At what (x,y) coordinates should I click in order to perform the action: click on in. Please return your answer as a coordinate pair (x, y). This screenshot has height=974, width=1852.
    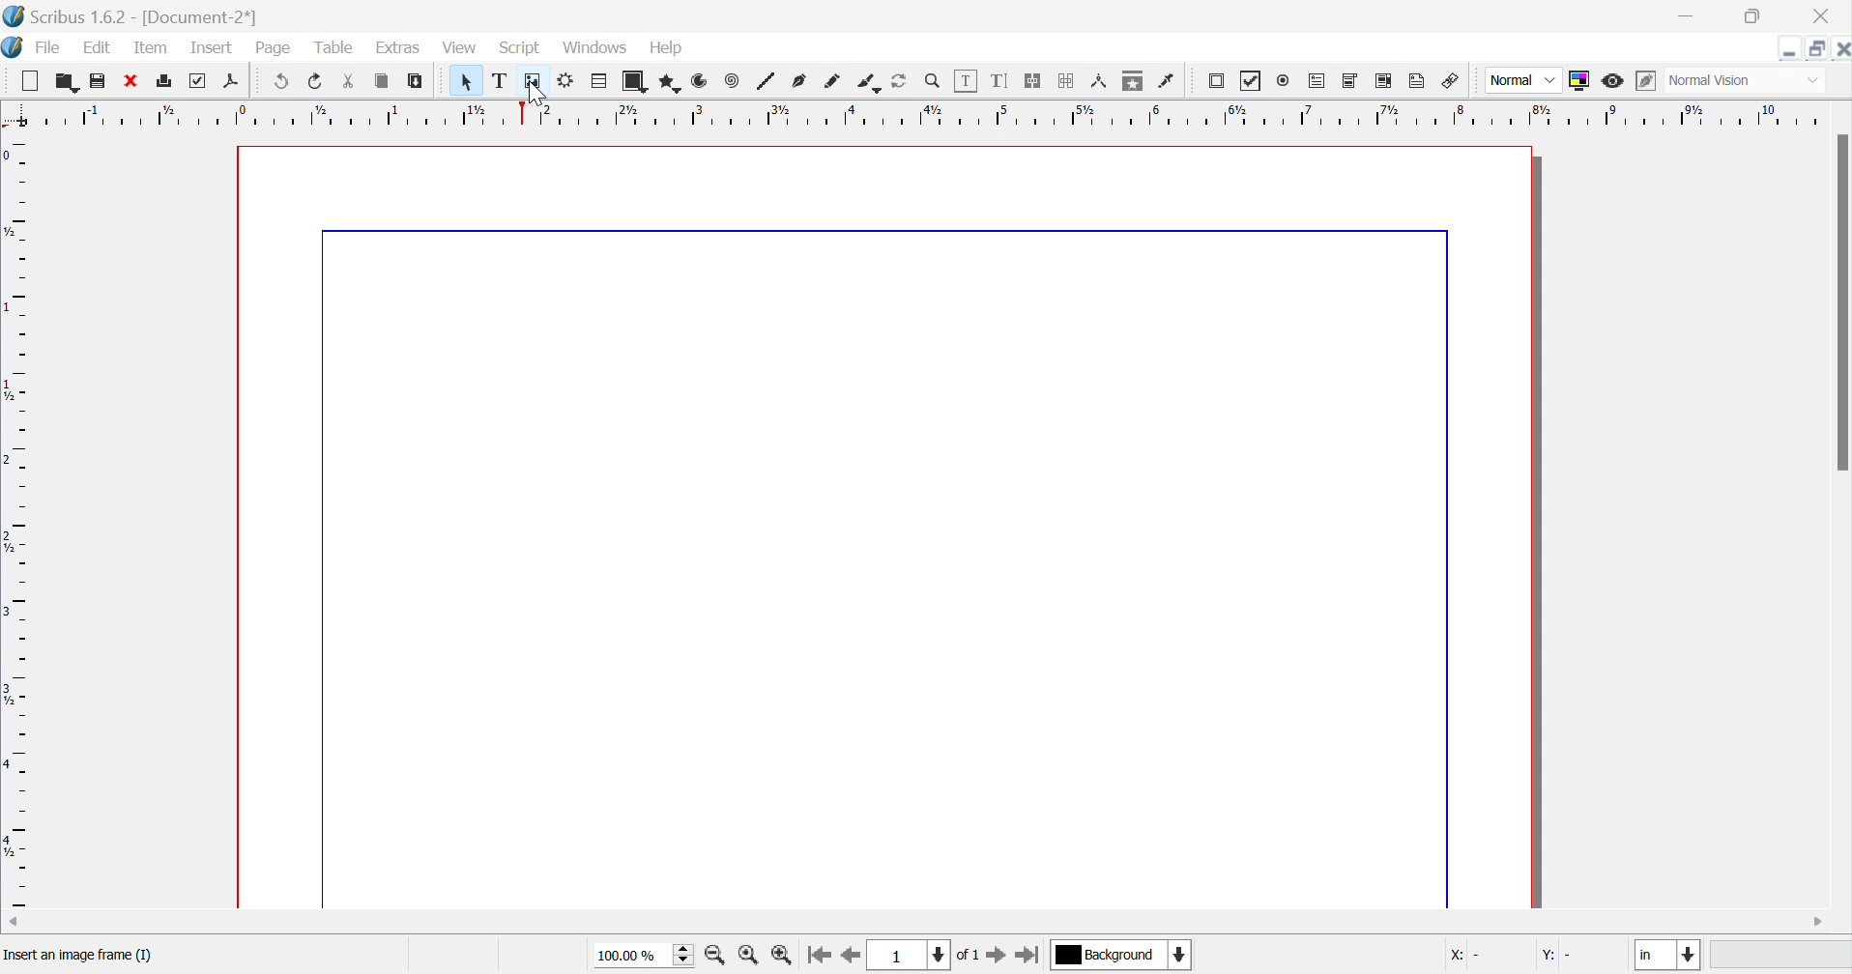
    Looking at the image, I should click on (1668, 956).